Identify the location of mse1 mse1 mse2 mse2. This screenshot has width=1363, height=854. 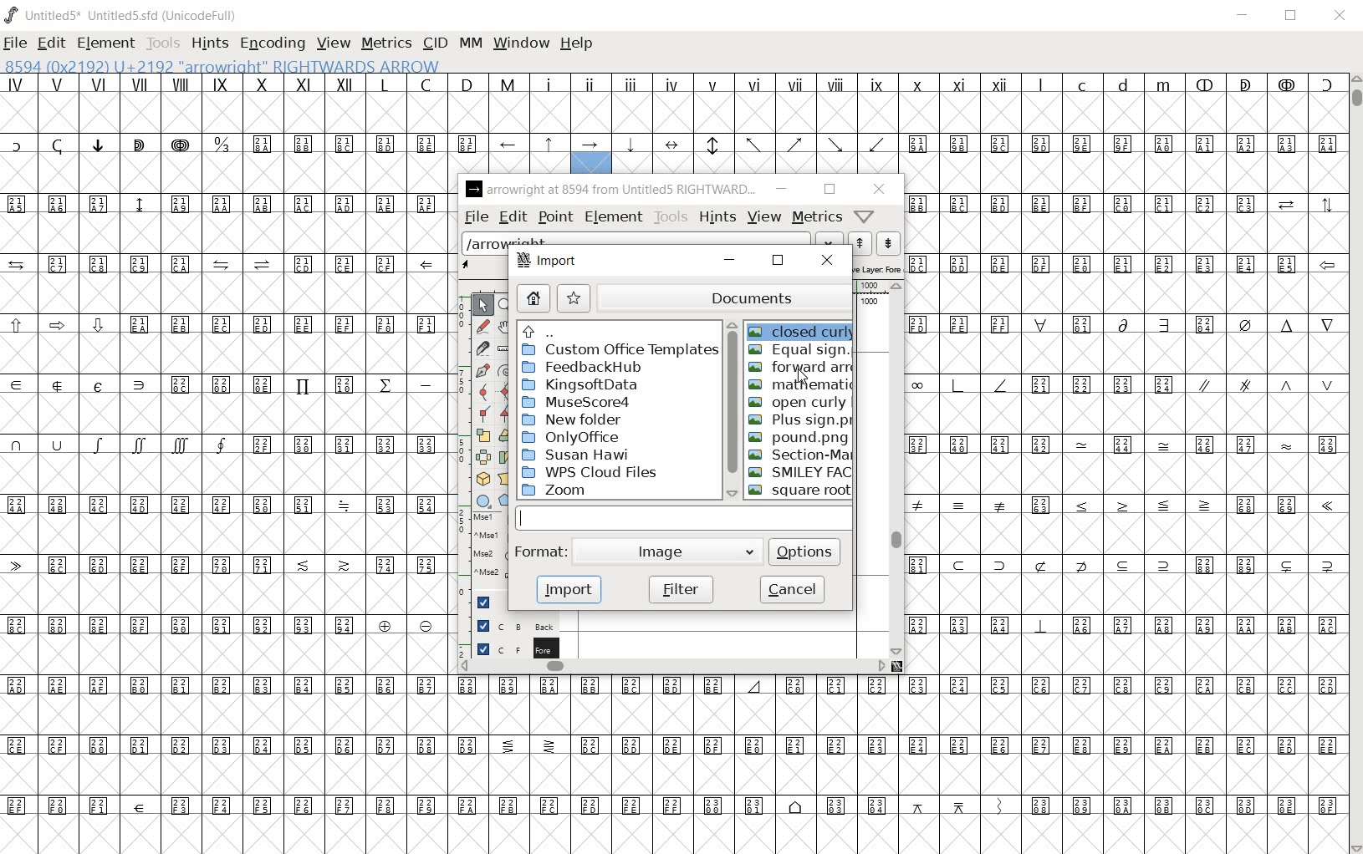
(480, 549).